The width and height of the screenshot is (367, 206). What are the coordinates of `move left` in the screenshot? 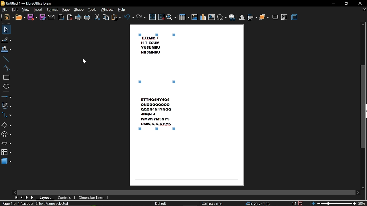 It's located at (15, 192).